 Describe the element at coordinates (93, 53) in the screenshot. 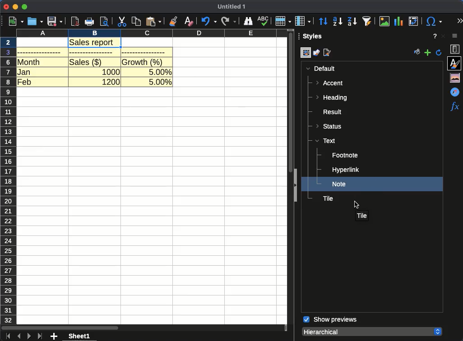

I see `blank` at that location.